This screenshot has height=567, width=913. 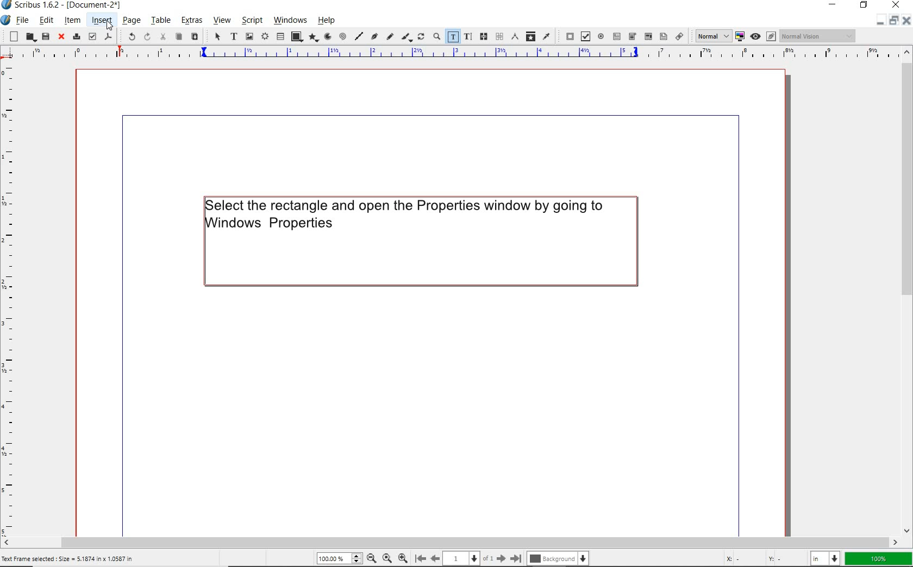 What do you see at coordinates (179, 37) in the screenshot?
I see `copy` at bounding box center [179, 37].